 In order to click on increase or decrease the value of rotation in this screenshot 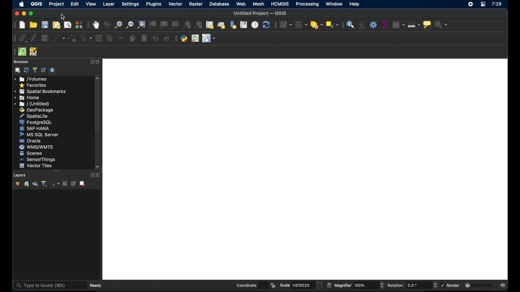, I will do `click(435, 285)`.